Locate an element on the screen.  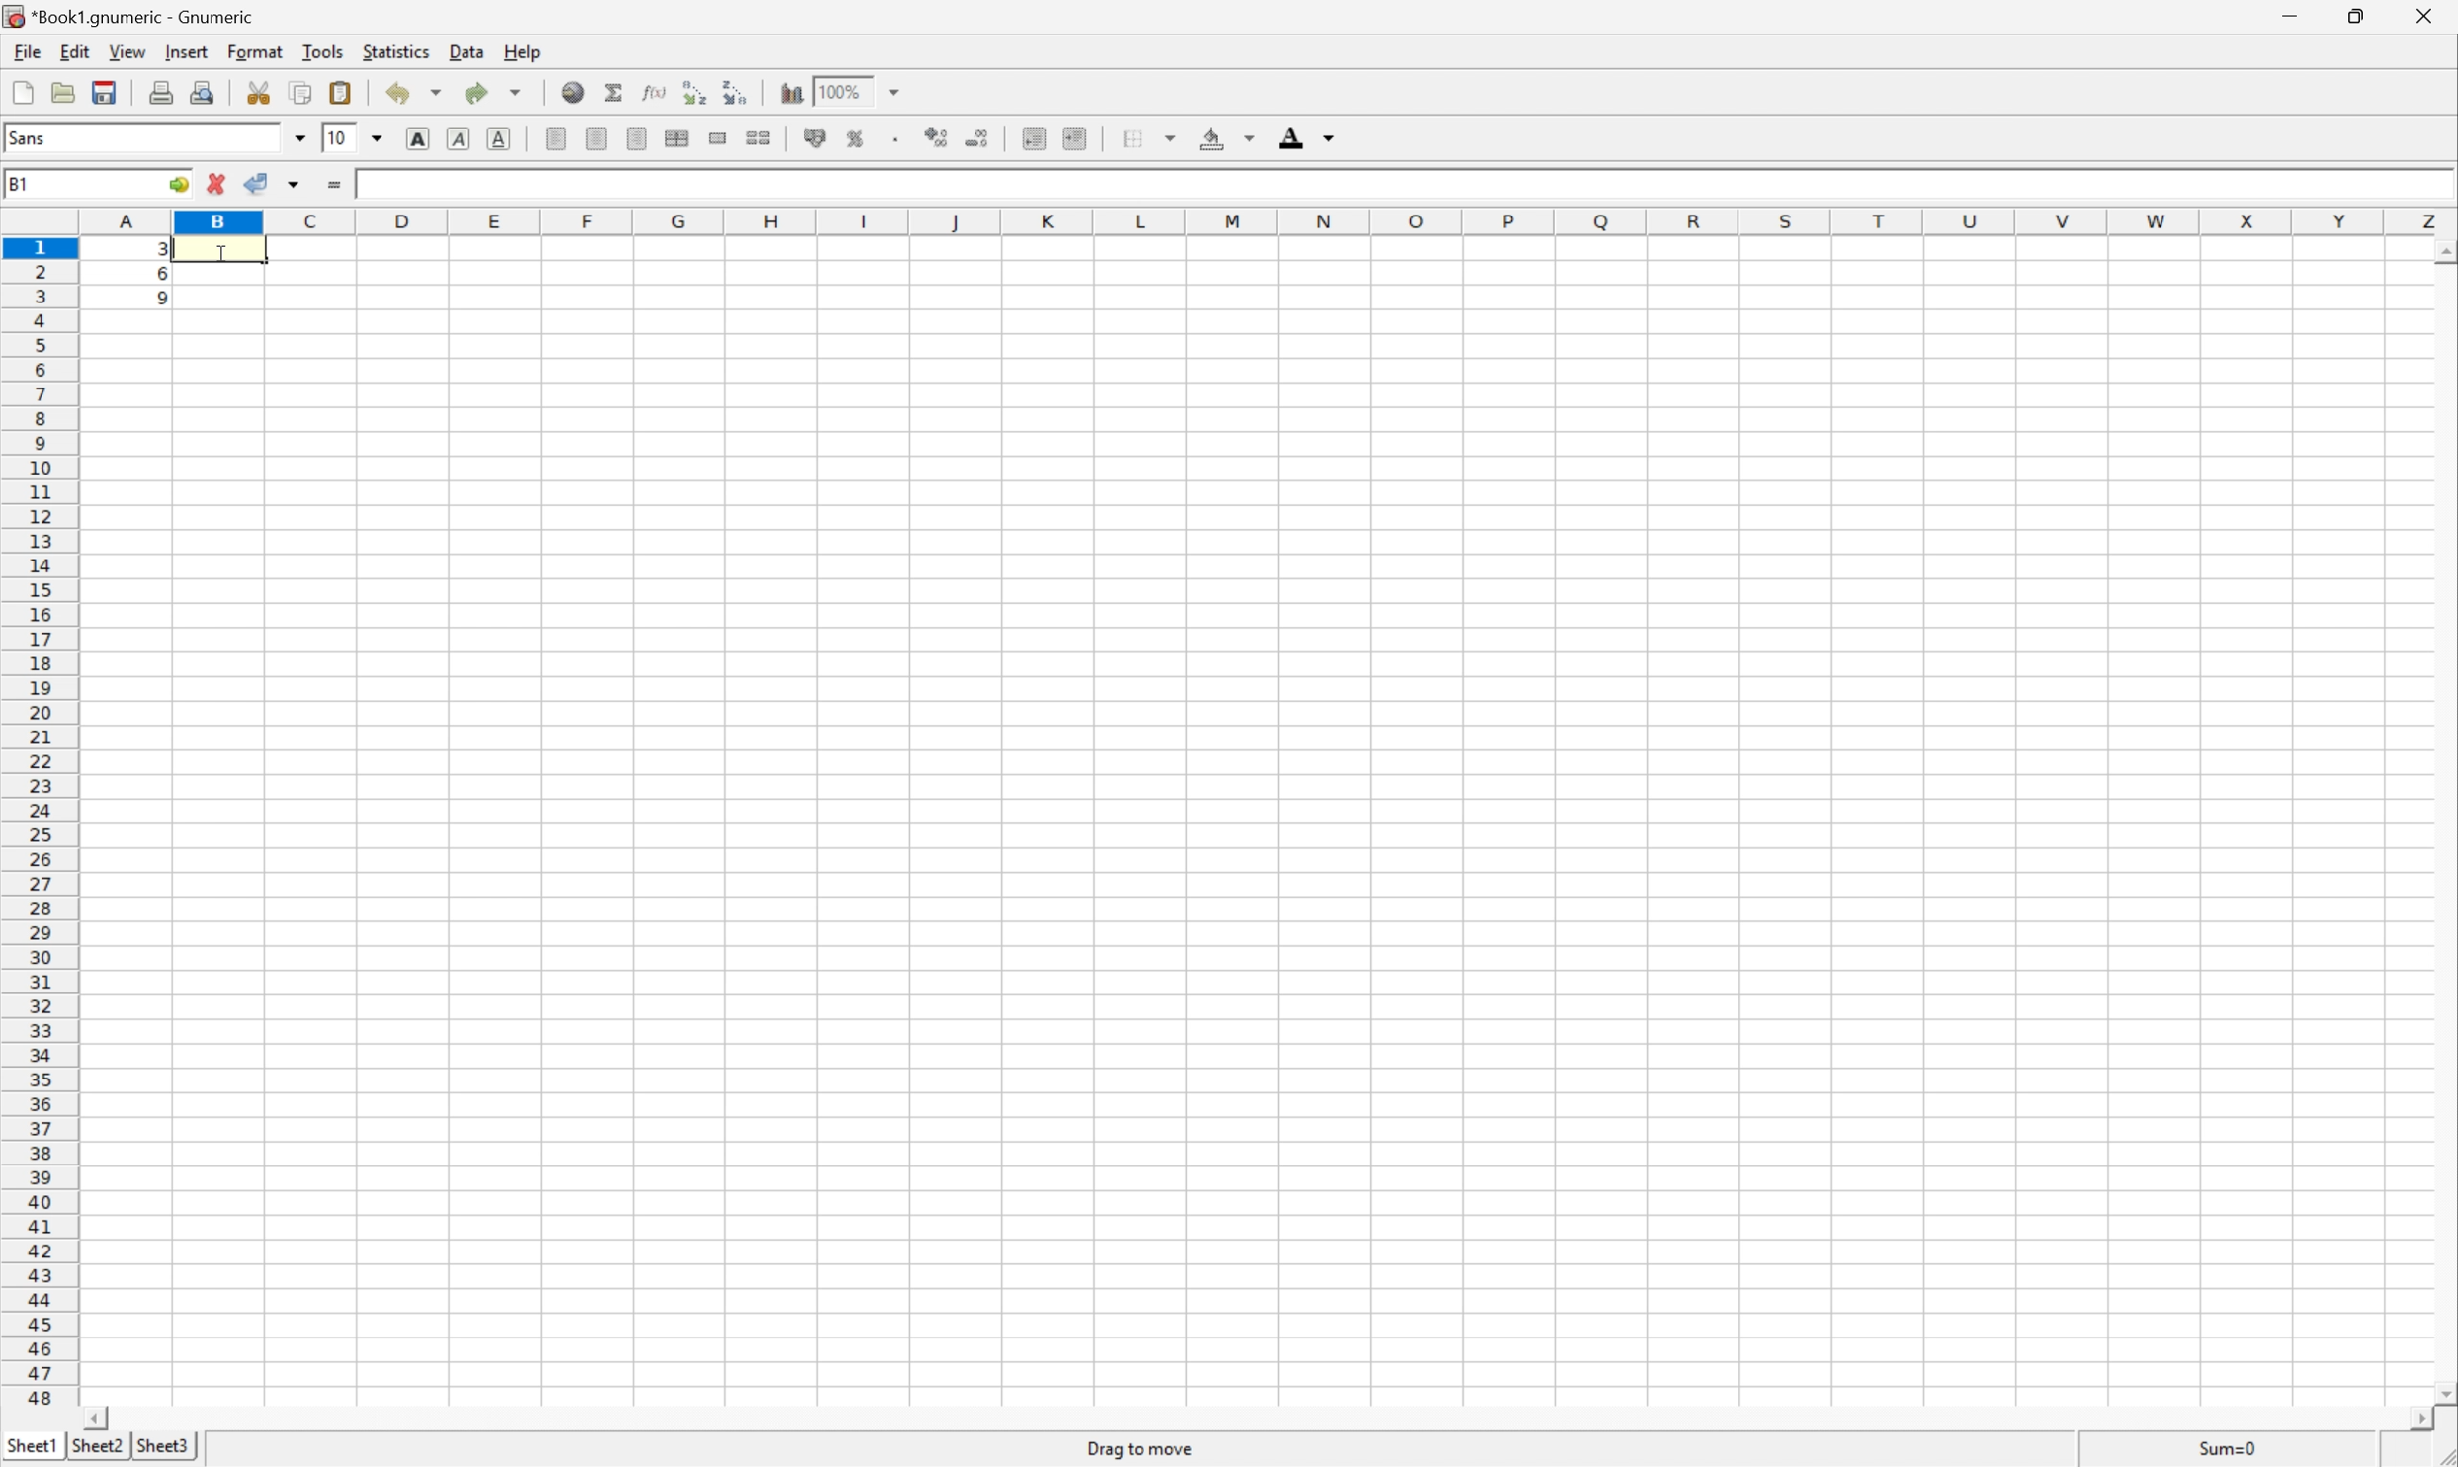
Set the format of the selected cells to include a thousands separator is located at coordinates (895, 140).